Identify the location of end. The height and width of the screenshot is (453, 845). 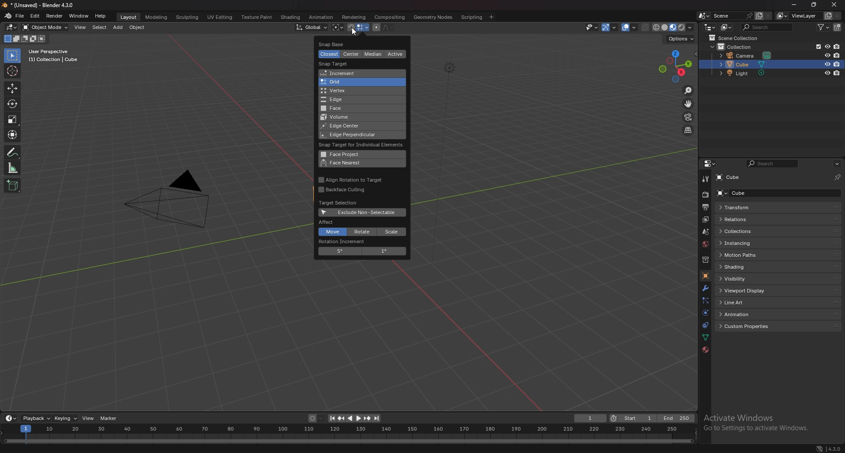
(675, 419).